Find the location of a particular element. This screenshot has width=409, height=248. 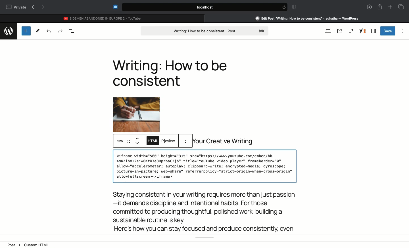

Options is located at coordinates (403, 30).